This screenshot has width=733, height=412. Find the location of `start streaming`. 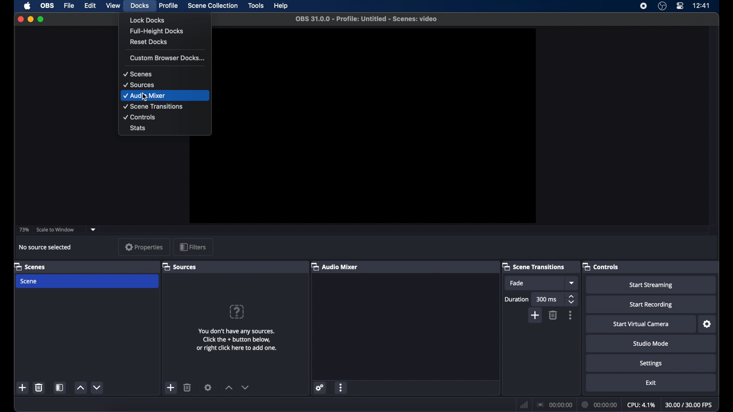

start streaming is located at coordinates (651, 285).